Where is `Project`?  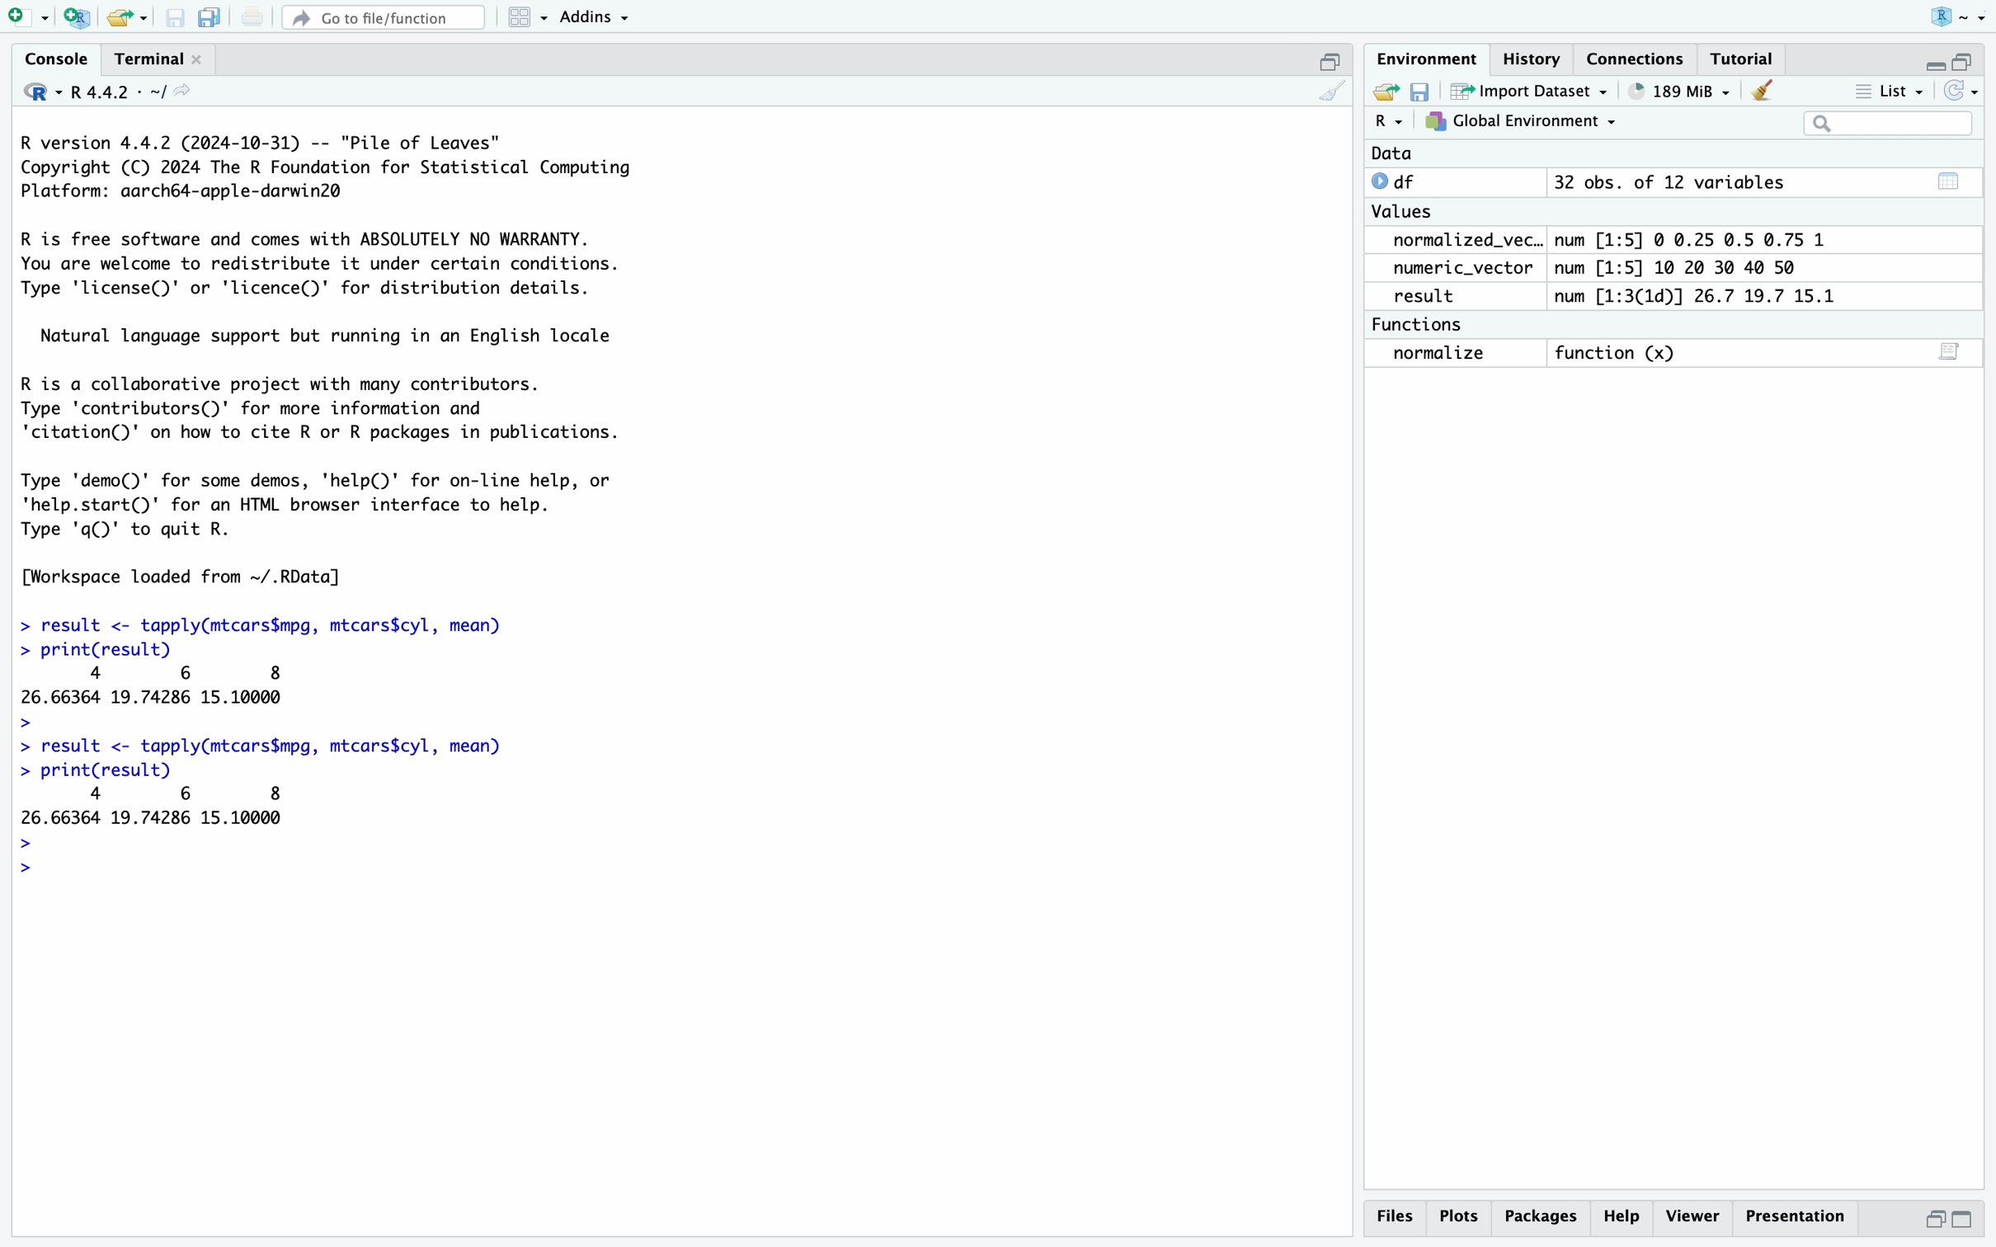 Project is located at coordinates (1960, 16).